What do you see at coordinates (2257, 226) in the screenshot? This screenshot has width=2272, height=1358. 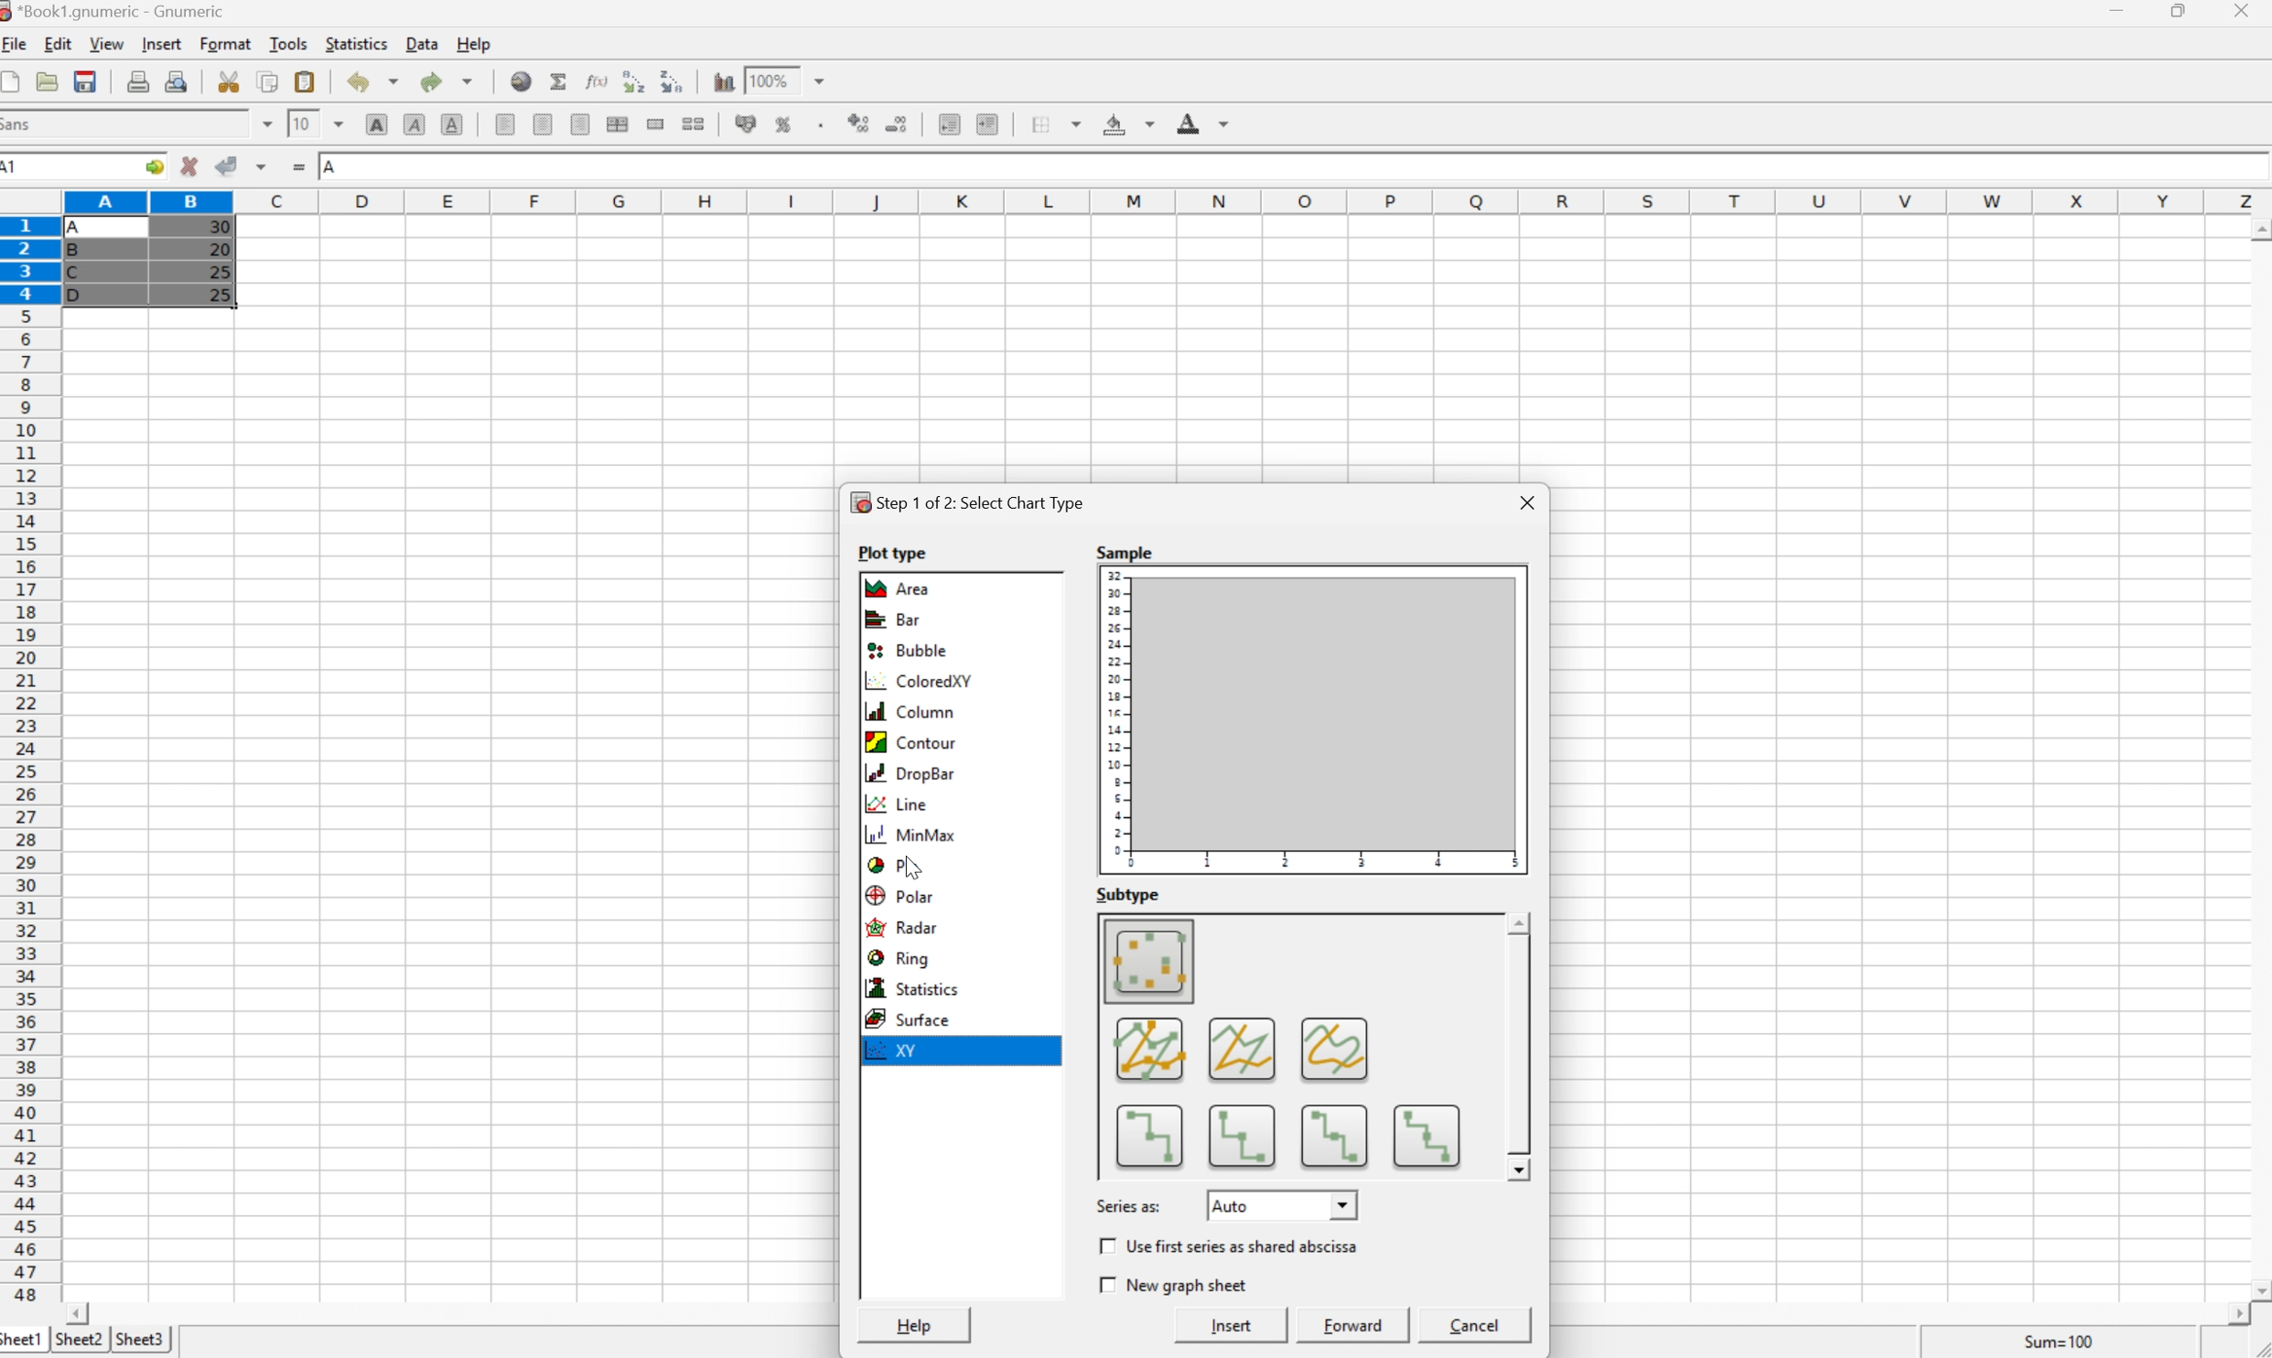 I see `Scroll Up` at bounding box center [2257, 226].